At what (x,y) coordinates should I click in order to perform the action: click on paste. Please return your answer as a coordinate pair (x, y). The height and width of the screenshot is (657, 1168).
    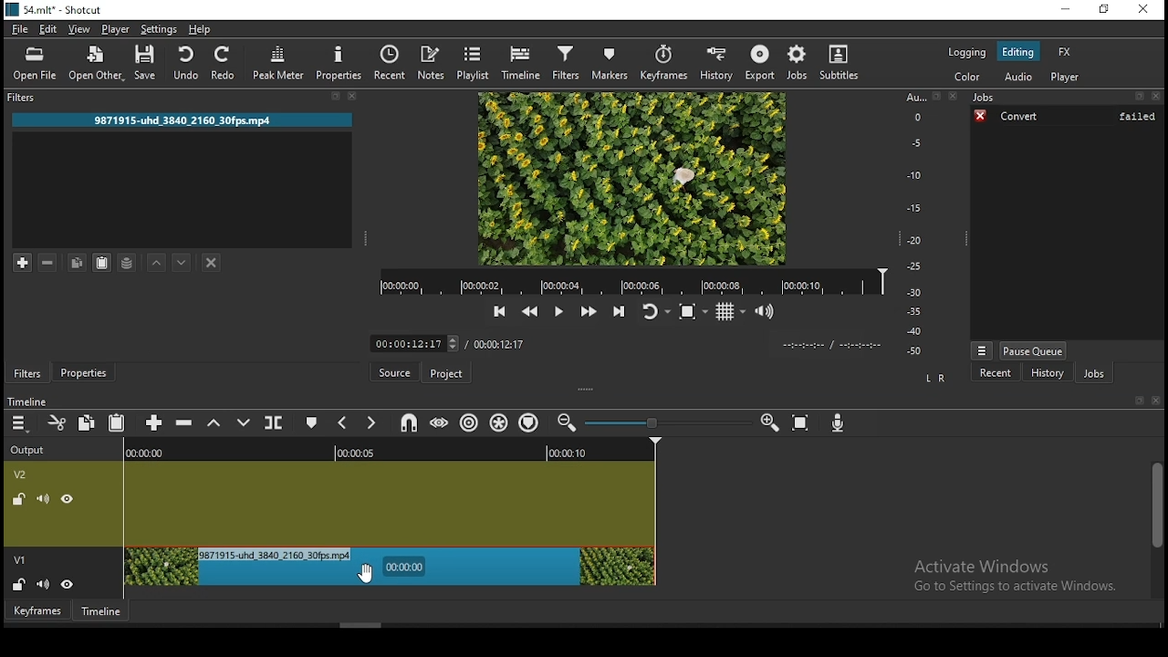
    Looking at the image, I should click on (119, 420).